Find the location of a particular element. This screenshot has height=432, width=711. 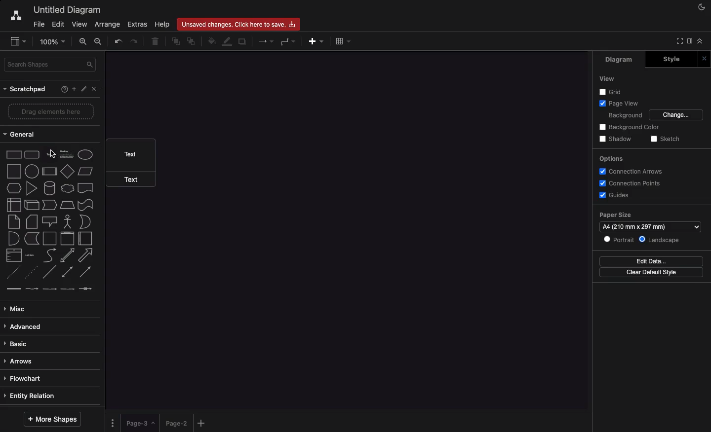

Duplicate is located at coordinates (243, 41).